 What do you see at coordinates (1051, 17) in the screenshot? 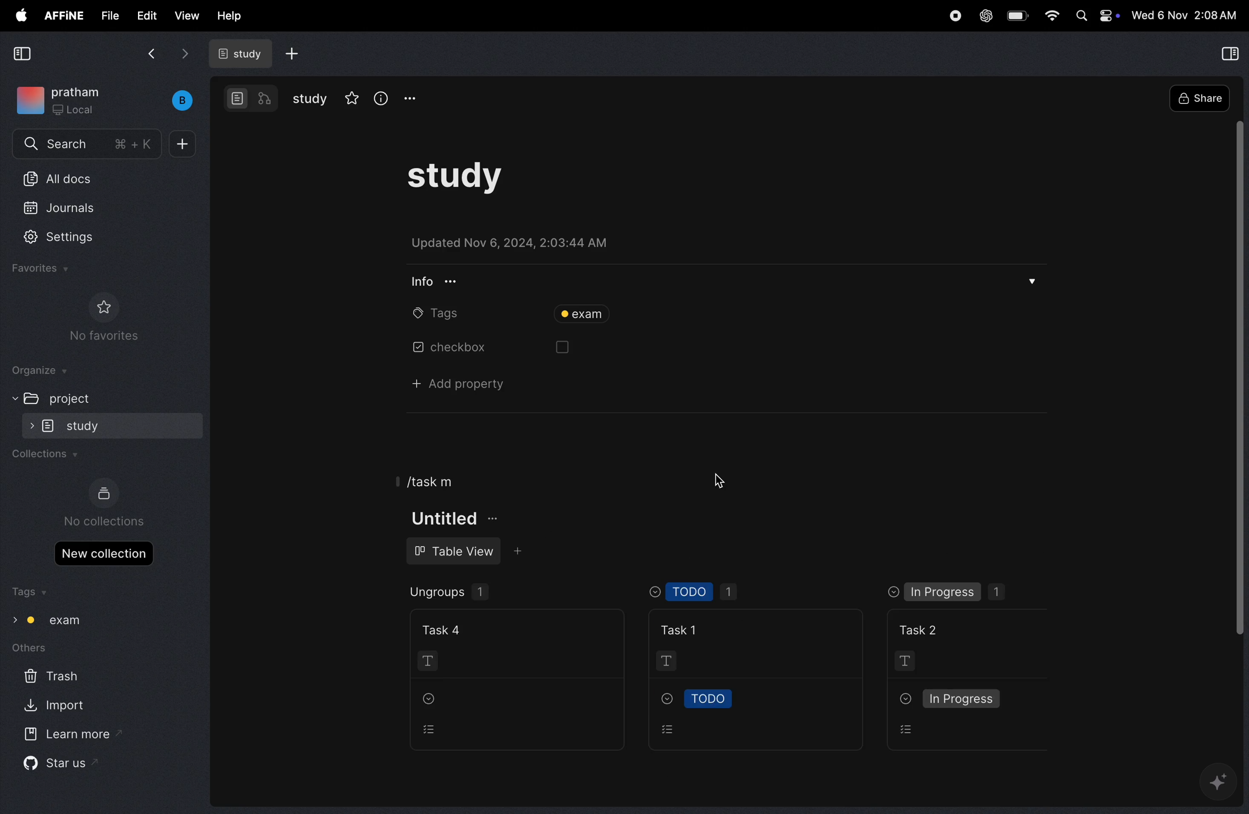
I see `wifi` at bounding box center [1051, 17].